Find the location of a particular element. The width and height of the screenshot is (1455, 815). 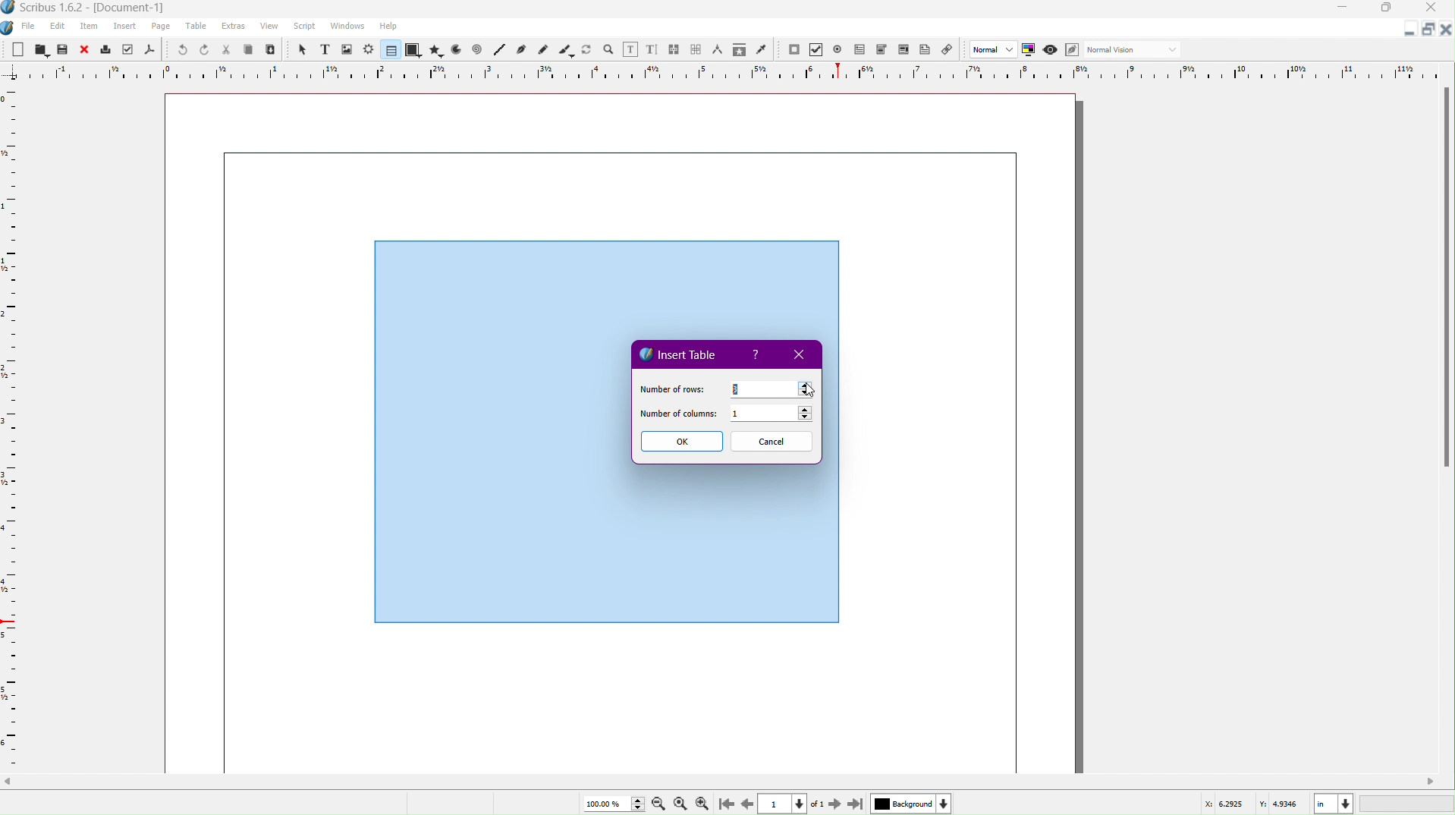

Go to First Page is located at coordinates (729, 803).